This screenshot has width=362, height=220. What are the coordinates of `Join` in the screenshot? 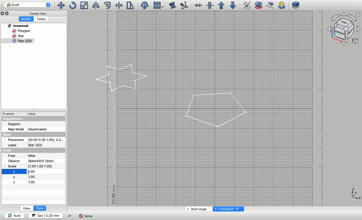 It's located at (198, 5).